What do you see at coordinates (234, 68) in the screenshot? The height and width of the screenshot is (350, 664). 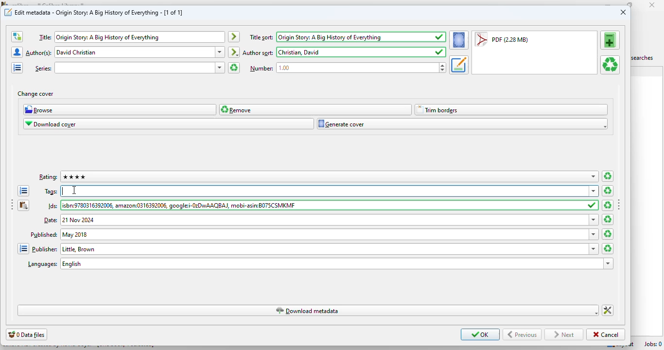 I see `clear series` at bounding box center [234, 68].